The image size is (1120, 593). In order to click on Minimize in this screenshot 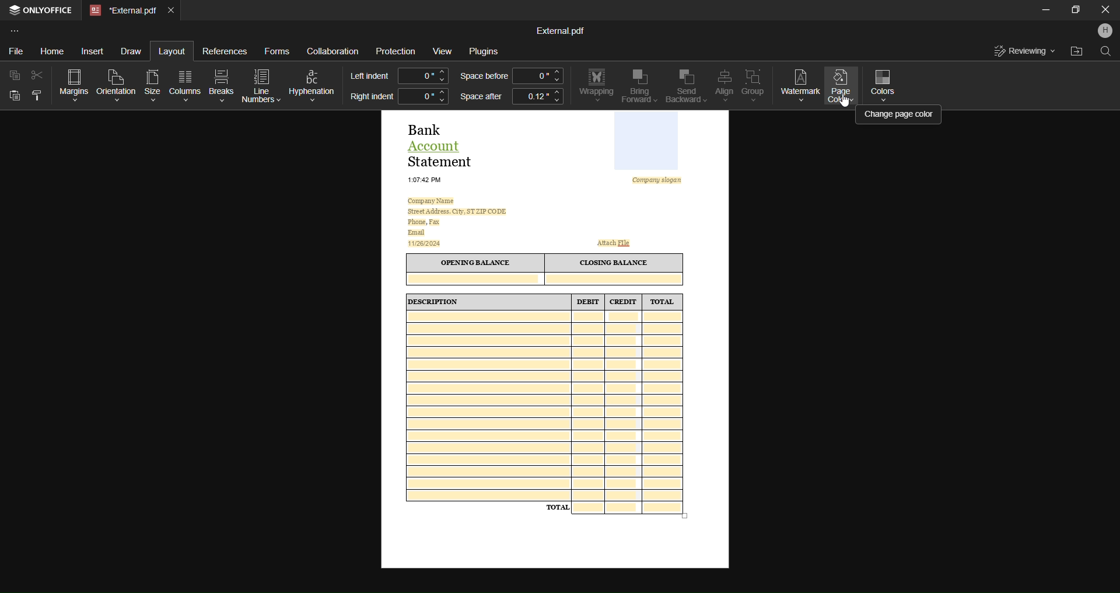, I will do `click(1041, 11)`.